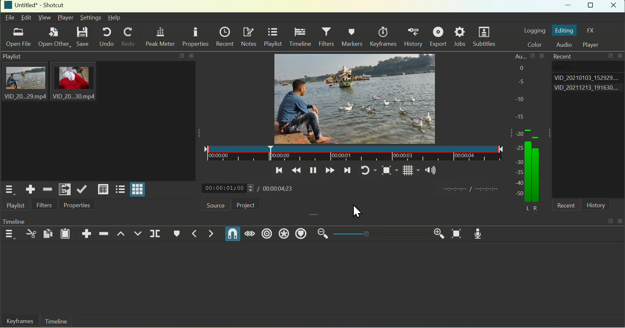  I want to click on Properties, so click(195, 36).